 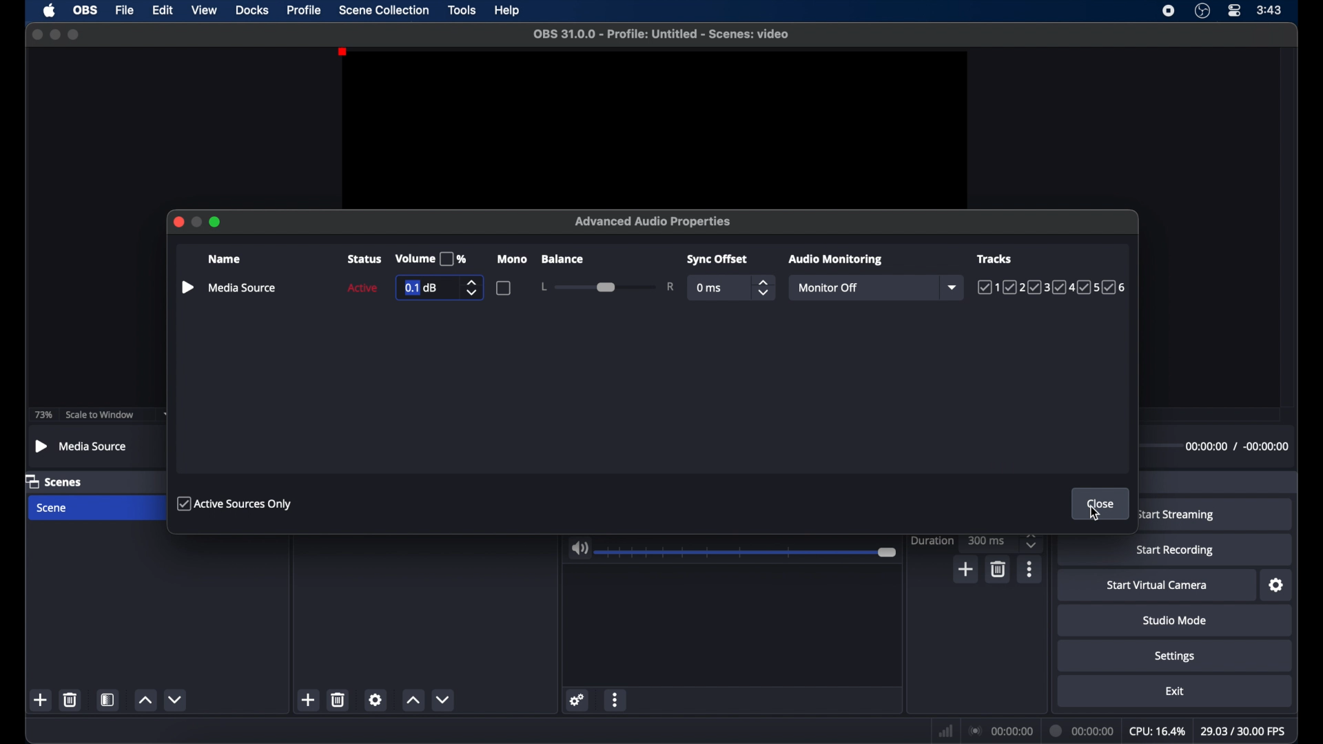 I want to click on tracks, so click(x=1053, y=287).